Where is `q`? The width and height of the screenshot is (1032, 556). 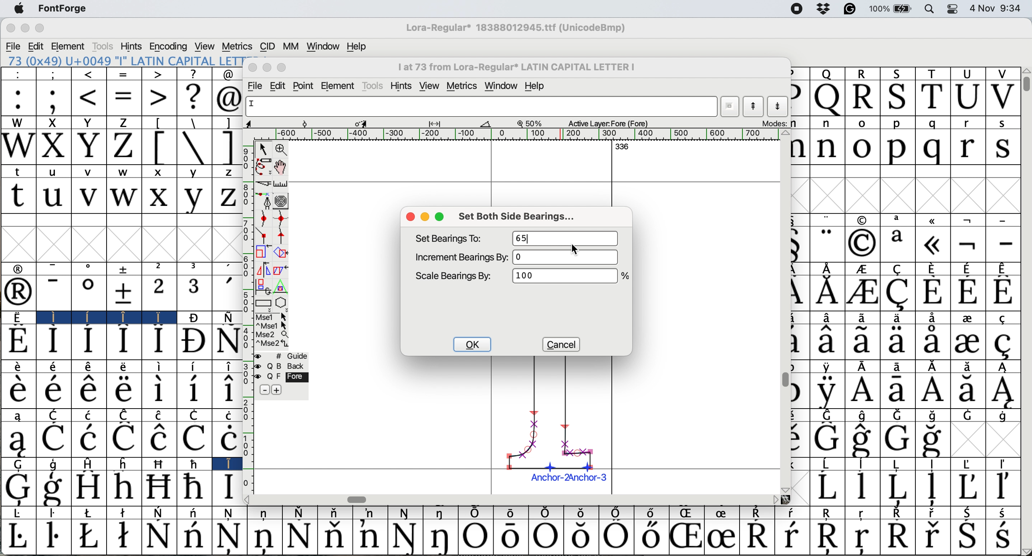
q is located at coordinates (929, 149).